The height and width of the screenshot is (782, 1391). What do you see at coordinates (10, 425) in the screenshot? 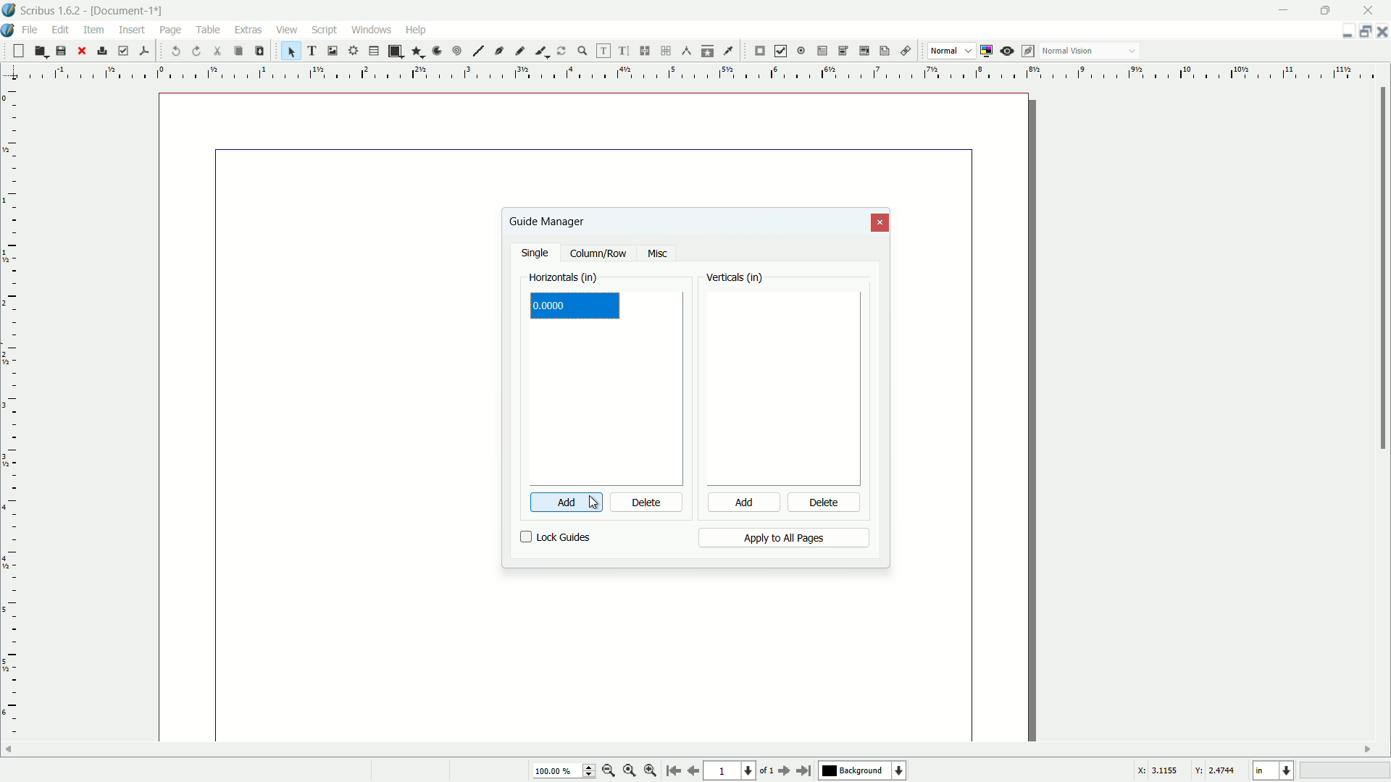
I see `measuring scale` at bounding box center [10, 425].